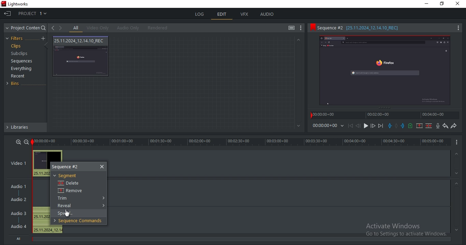 This screenshot has width=466, height=245. What do you see at coordinates (81, 57) in the screenshot?
I see `video` at bounding box center [81, 57].